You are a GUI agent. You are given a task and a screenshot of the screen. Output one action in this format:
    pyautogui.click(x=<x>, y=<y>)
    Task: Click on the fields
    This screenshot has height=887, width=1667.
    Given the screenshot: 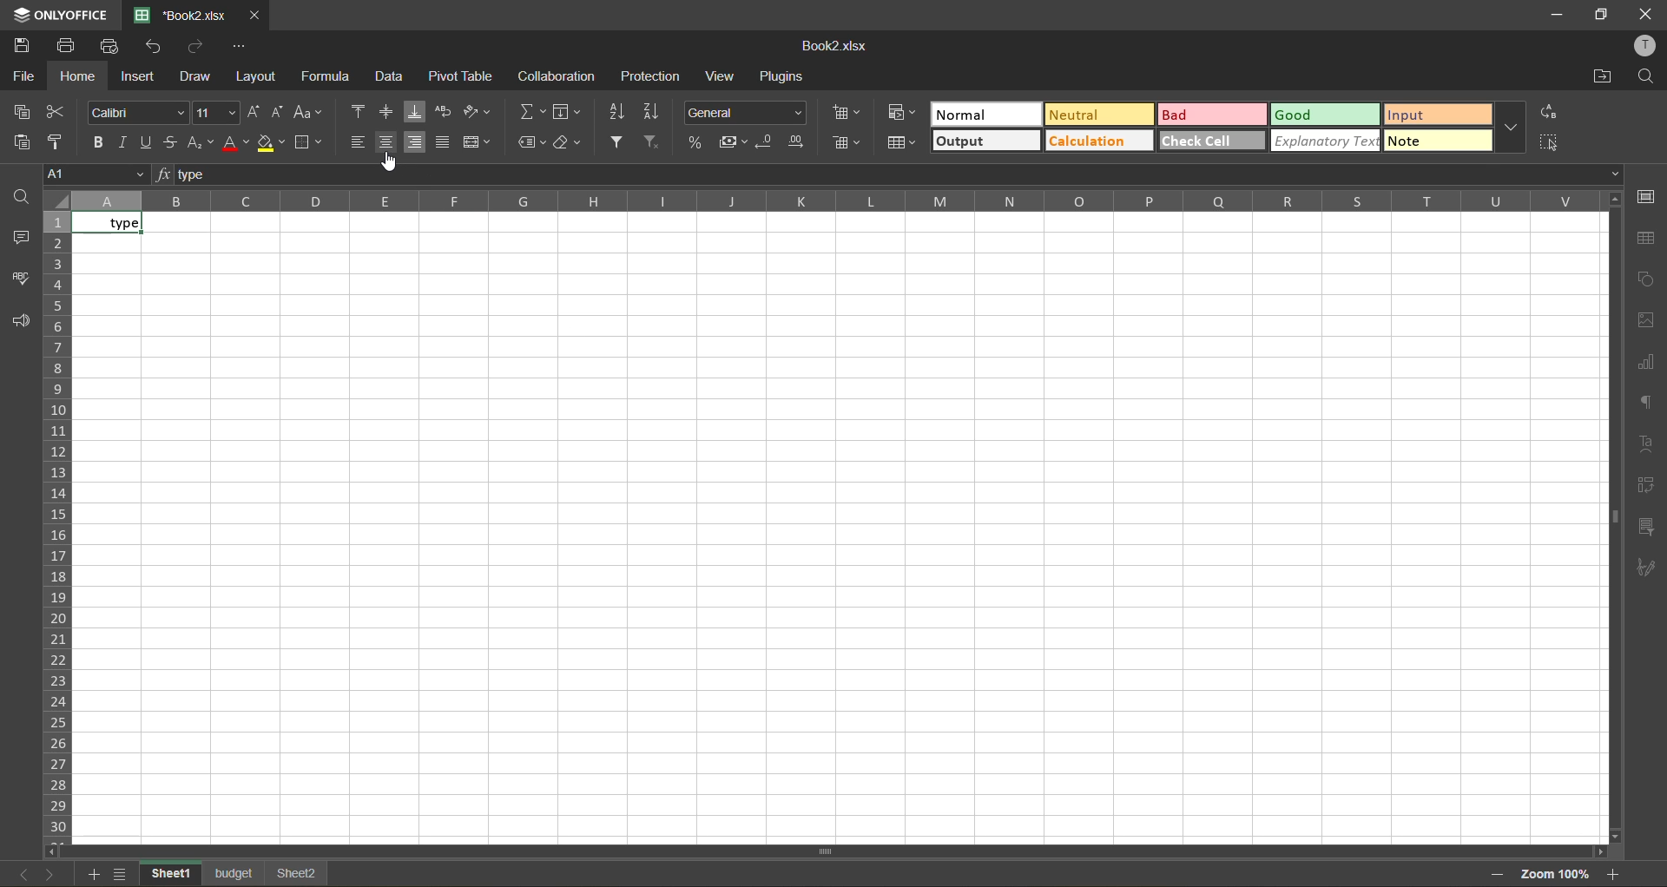 What is the action you would take?
    pyautogui.click(x=569, y=111)
    